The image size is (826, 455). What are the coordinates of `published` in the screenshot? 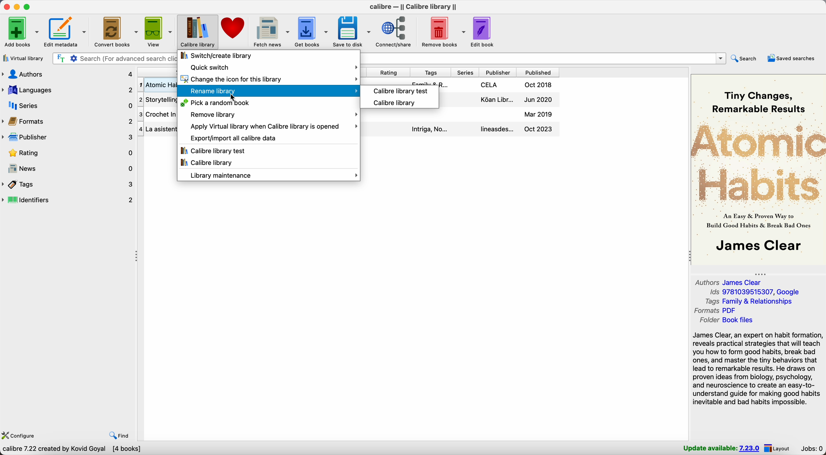 It's located at (538, 73).